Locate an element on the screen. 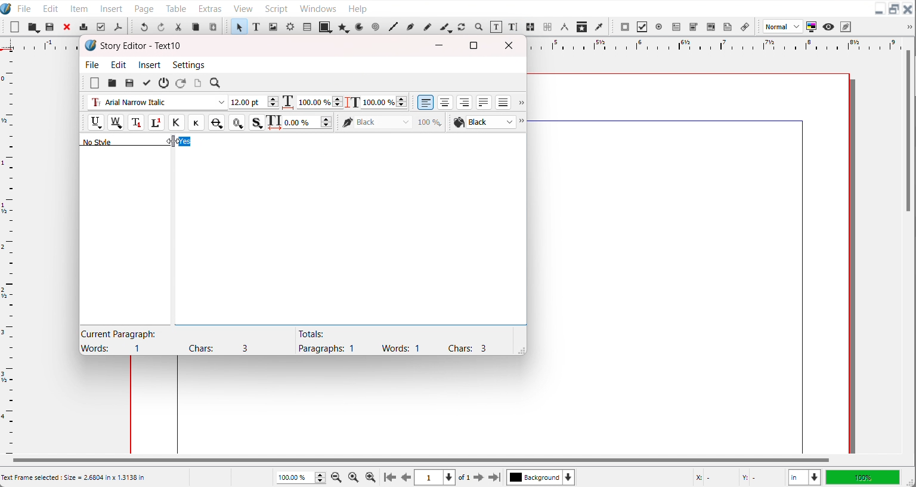  Vertical scroll bar is located at coordinates (908, 132).